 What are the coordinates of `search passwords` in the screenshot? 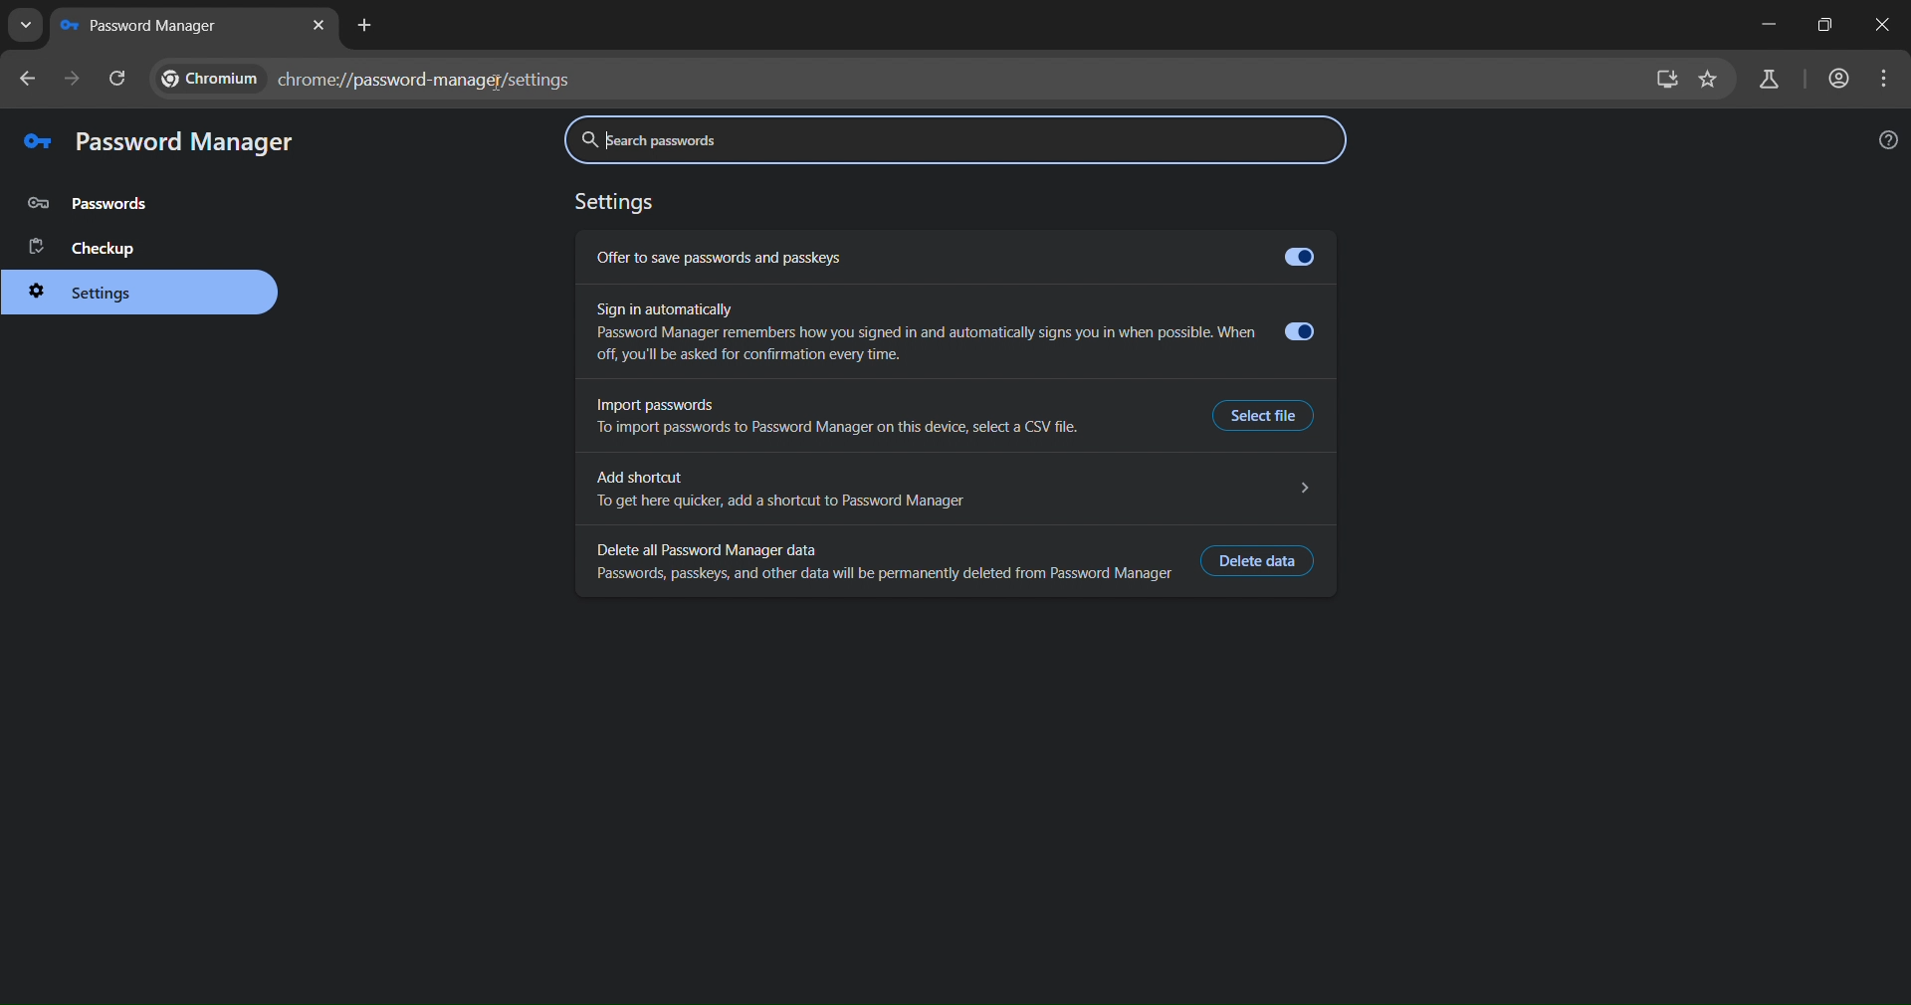 It's located at (954, 139).